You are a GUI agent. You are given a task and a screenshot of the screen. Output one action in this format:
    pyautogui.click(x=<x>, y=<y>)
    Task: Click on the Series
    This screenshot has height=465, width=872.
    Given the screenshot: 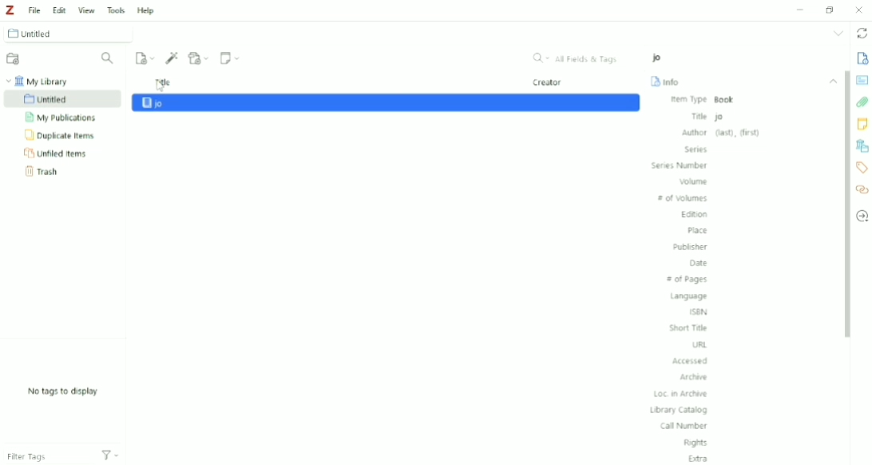 What is the action you would take?
    pyautogui.click(x=698, y=149)
    